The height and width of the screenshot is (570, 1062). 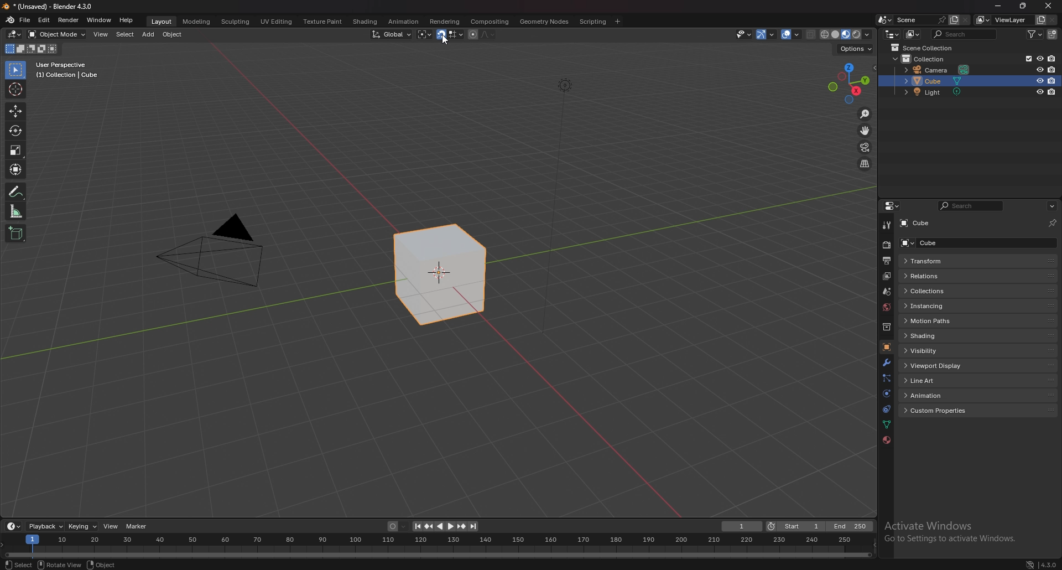 What do you see at coordinates (472, 35) in the screenshot?
I see `proportional editing objects` at bounding box center [472, 35].